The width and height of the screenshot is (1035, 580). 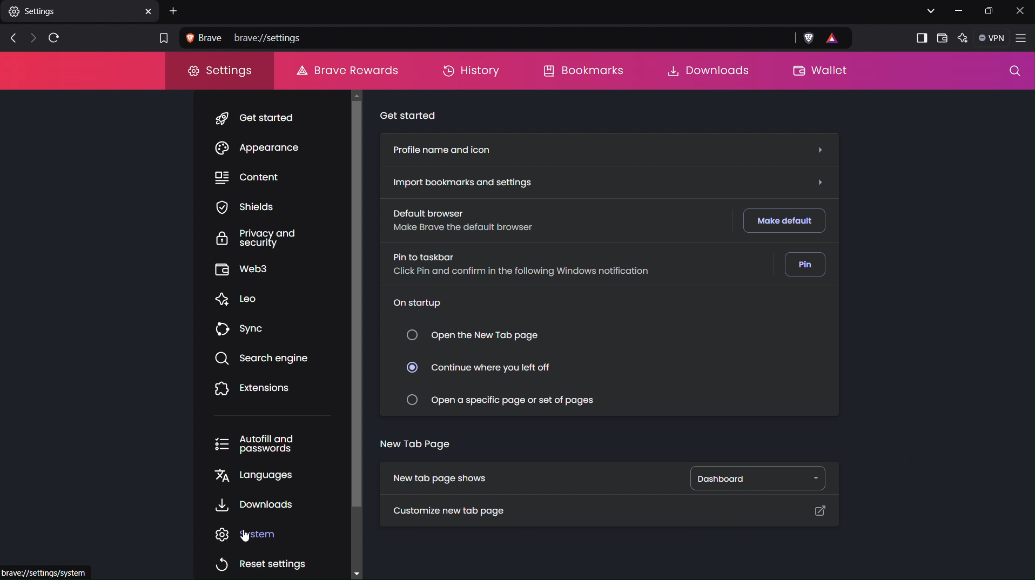 What do you see at coordinates (818, 71) in the screenshot?
I see `Wallet` at bounding box center [818, 71].